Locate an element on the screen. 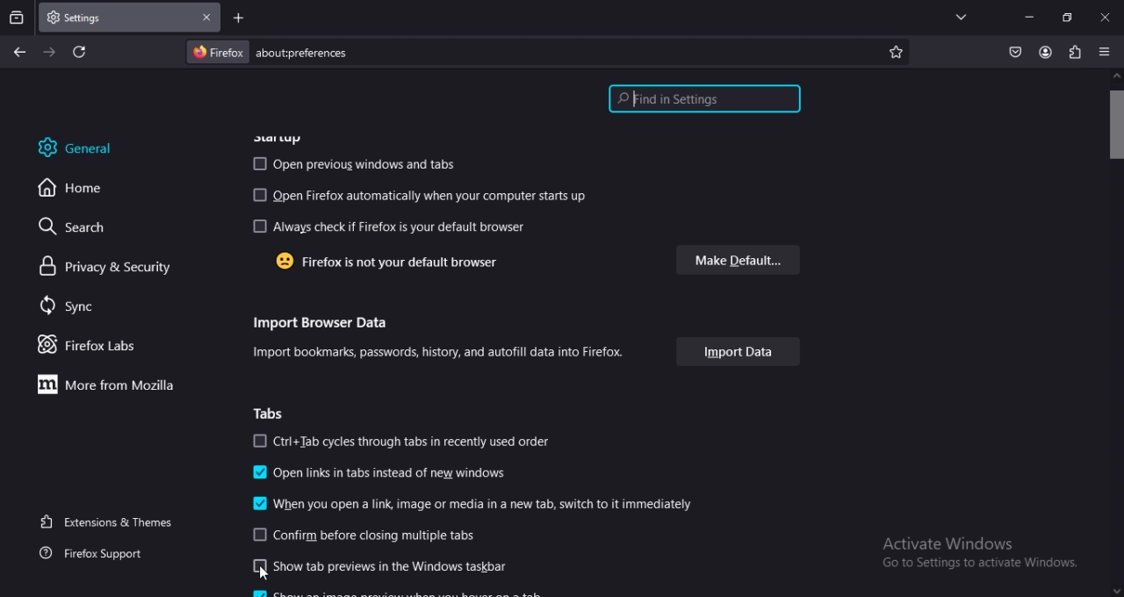  tabs is located at coordinates (276, 413).